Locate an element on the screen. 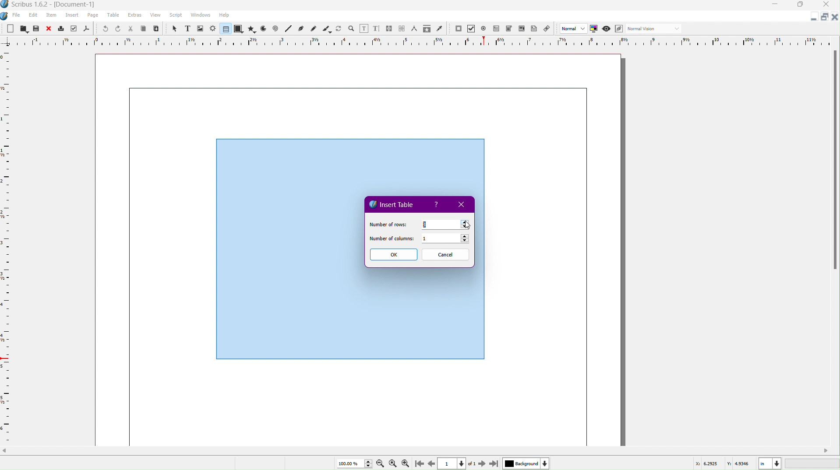  Select the visual appearance of the display is located at coordinates (656, 29).